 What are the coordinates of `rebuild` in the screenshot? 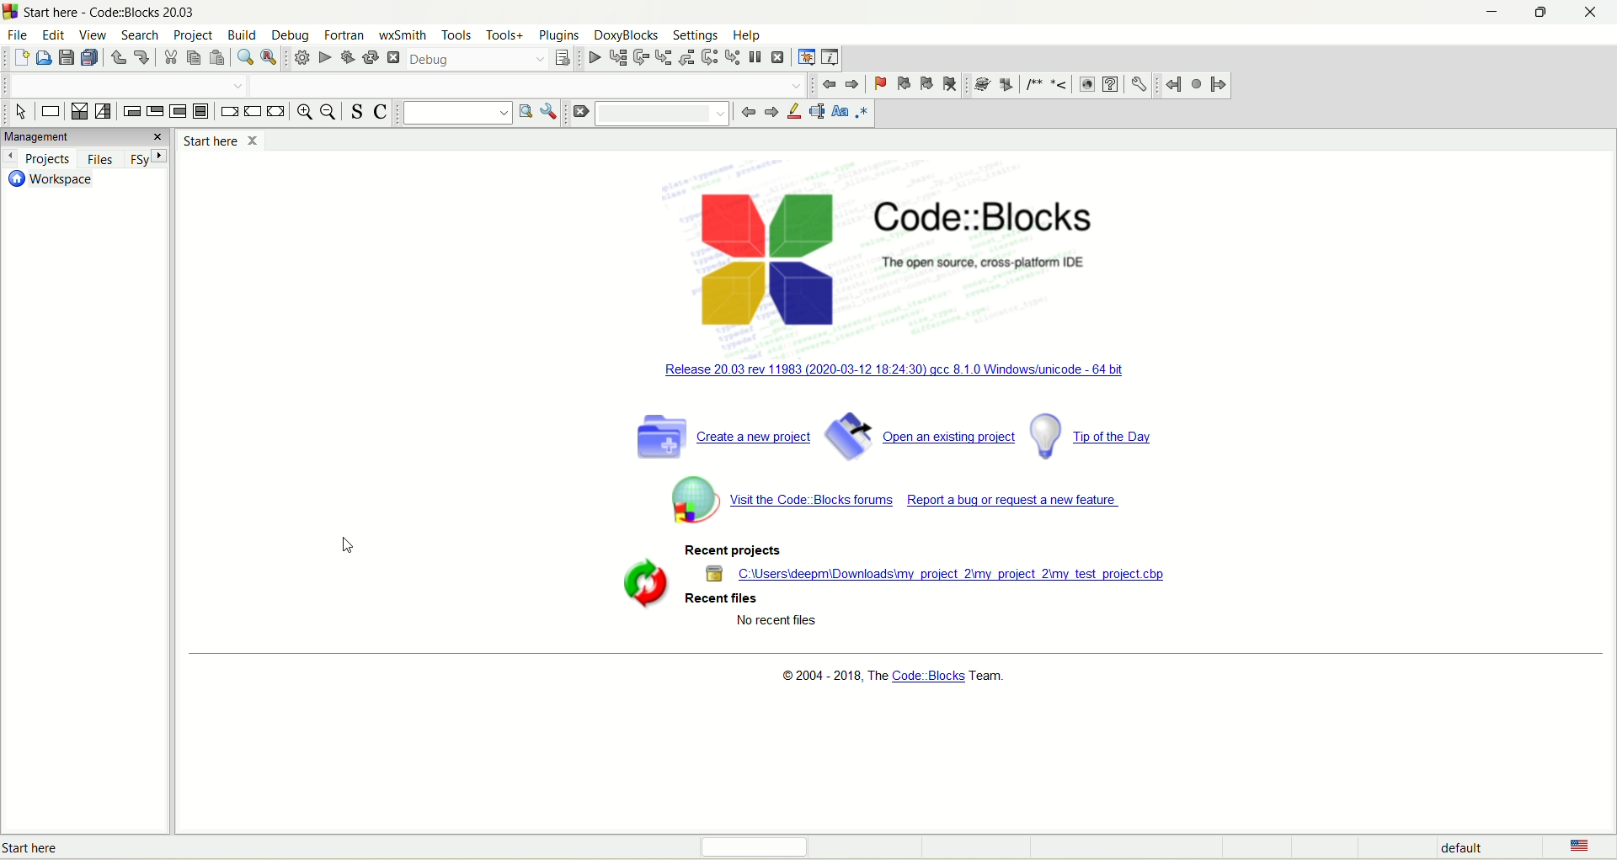 It's located at (370, 55).